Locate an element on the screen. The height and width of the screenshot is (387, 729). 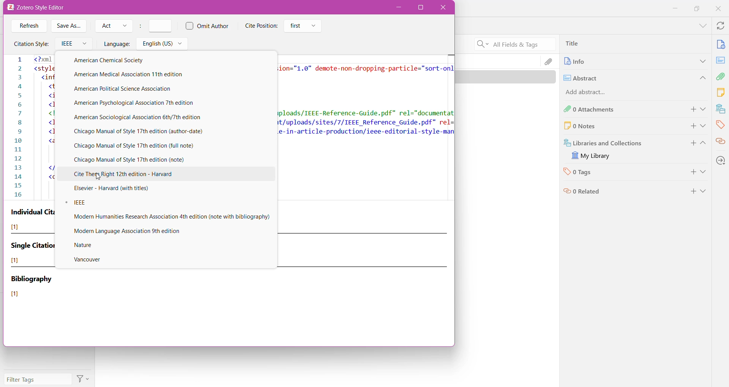
Nature is located at coordinates (90, 245).